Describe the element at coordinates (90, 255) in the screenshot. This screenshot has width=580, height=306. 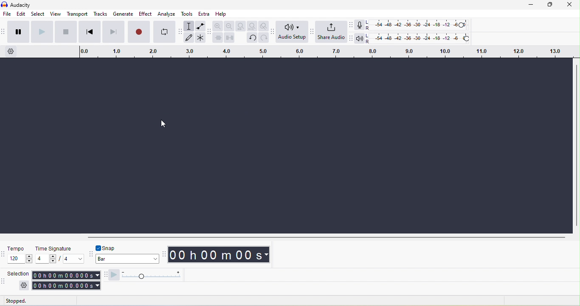
I see `snapping toolbar` at that location.